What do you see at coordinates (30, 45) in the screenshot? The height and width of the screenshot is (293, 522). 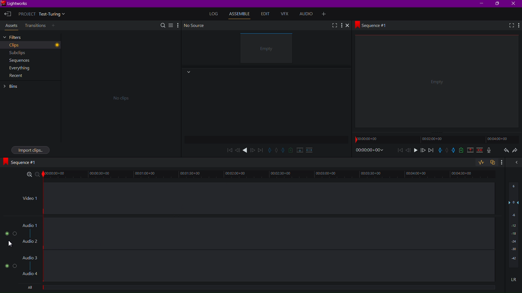 I see `Clips` at bounding box center [30, 45].